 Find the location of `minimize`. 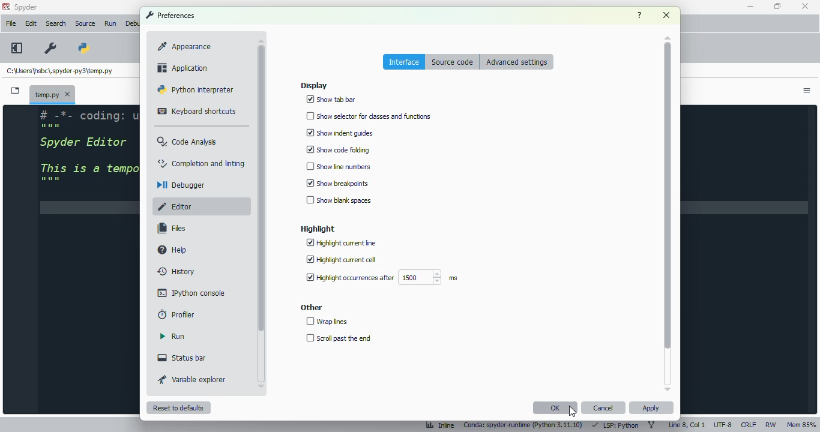

minimize is located at coordinates (752, 7).